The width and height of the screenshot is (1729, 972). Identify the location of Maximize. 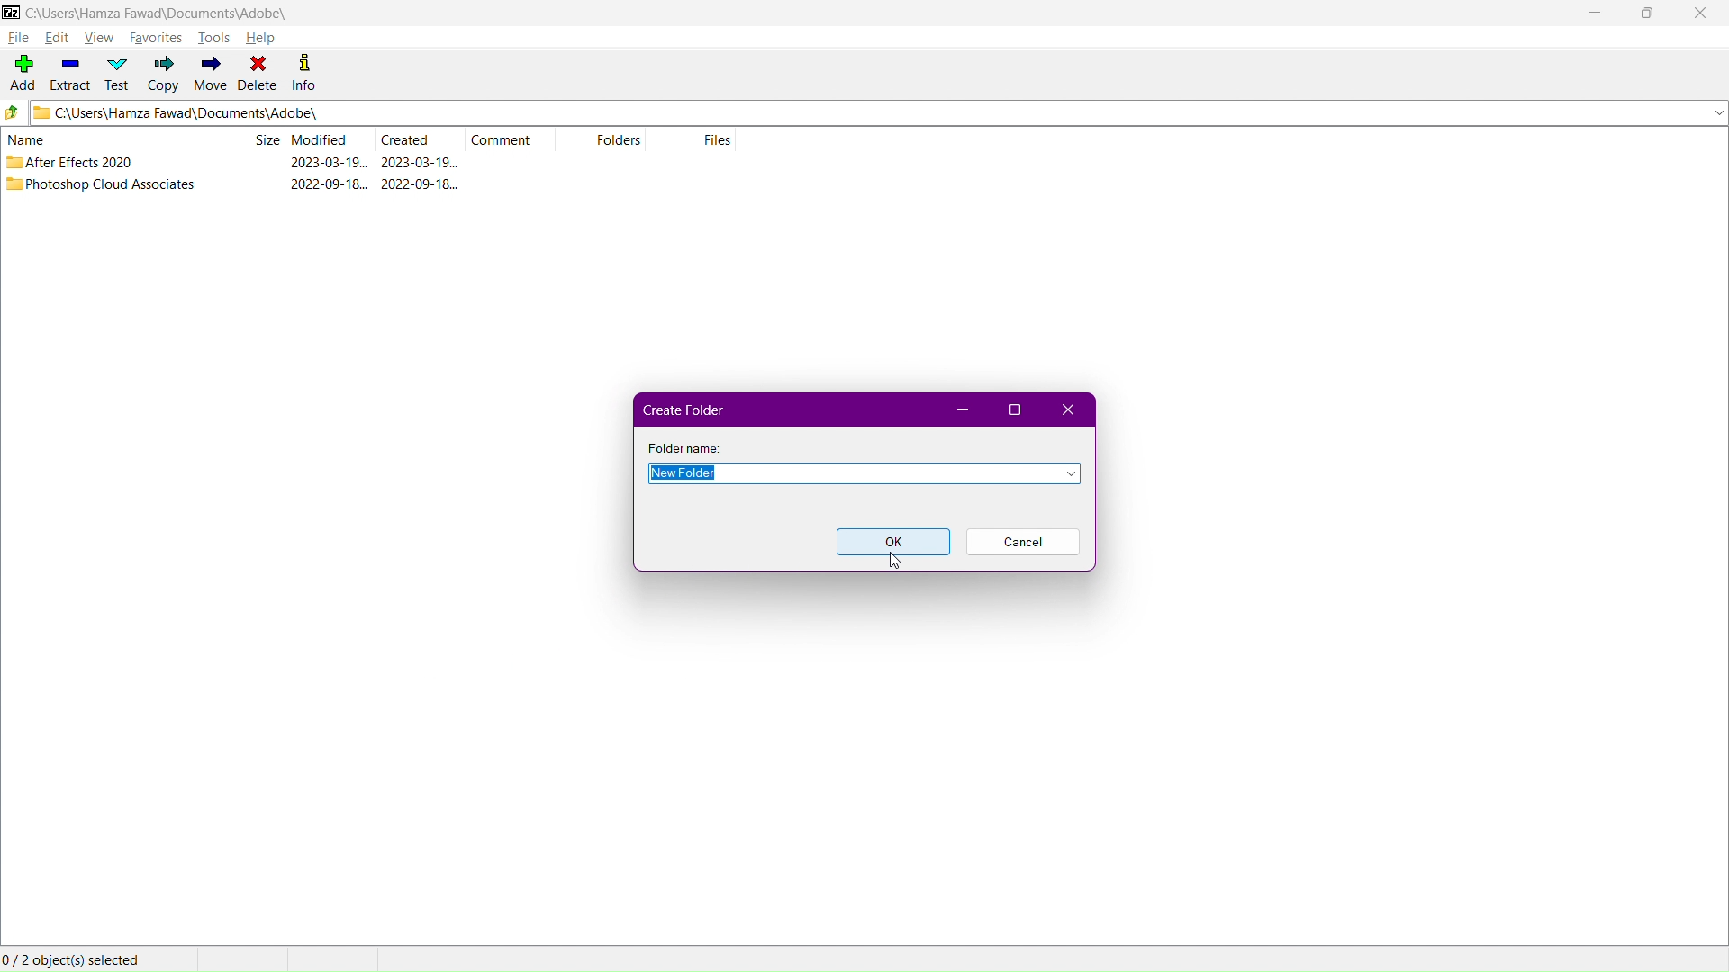
(1009, 409).